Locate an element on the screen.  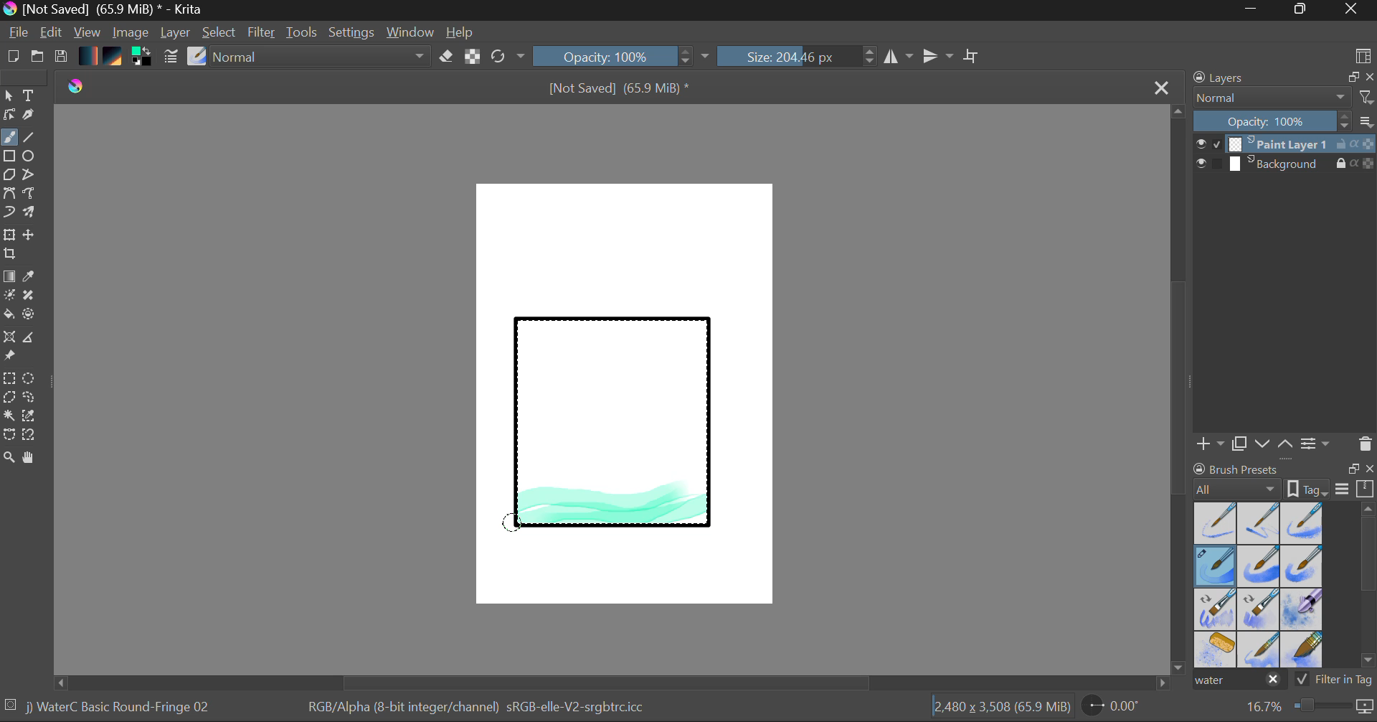
Paintbrush is located at coordinates (9, 139).